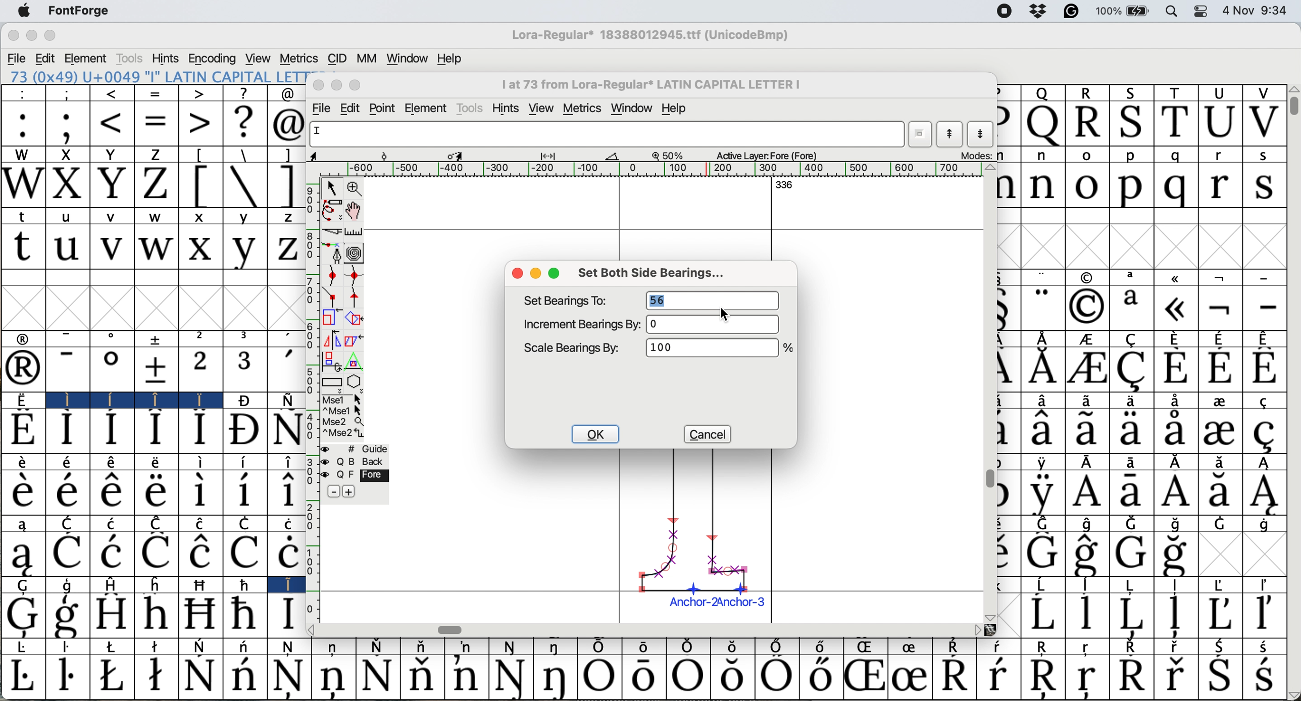  Describe the element at coordinates (783, 185) in the screenshot. I see `` at that location.